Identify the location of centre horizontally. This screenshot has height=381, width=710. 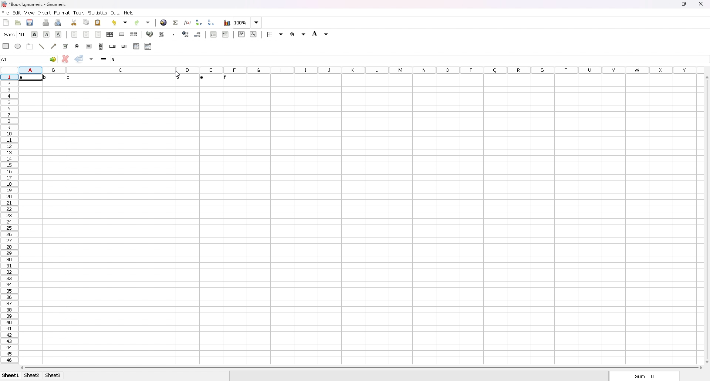
(110, 35).